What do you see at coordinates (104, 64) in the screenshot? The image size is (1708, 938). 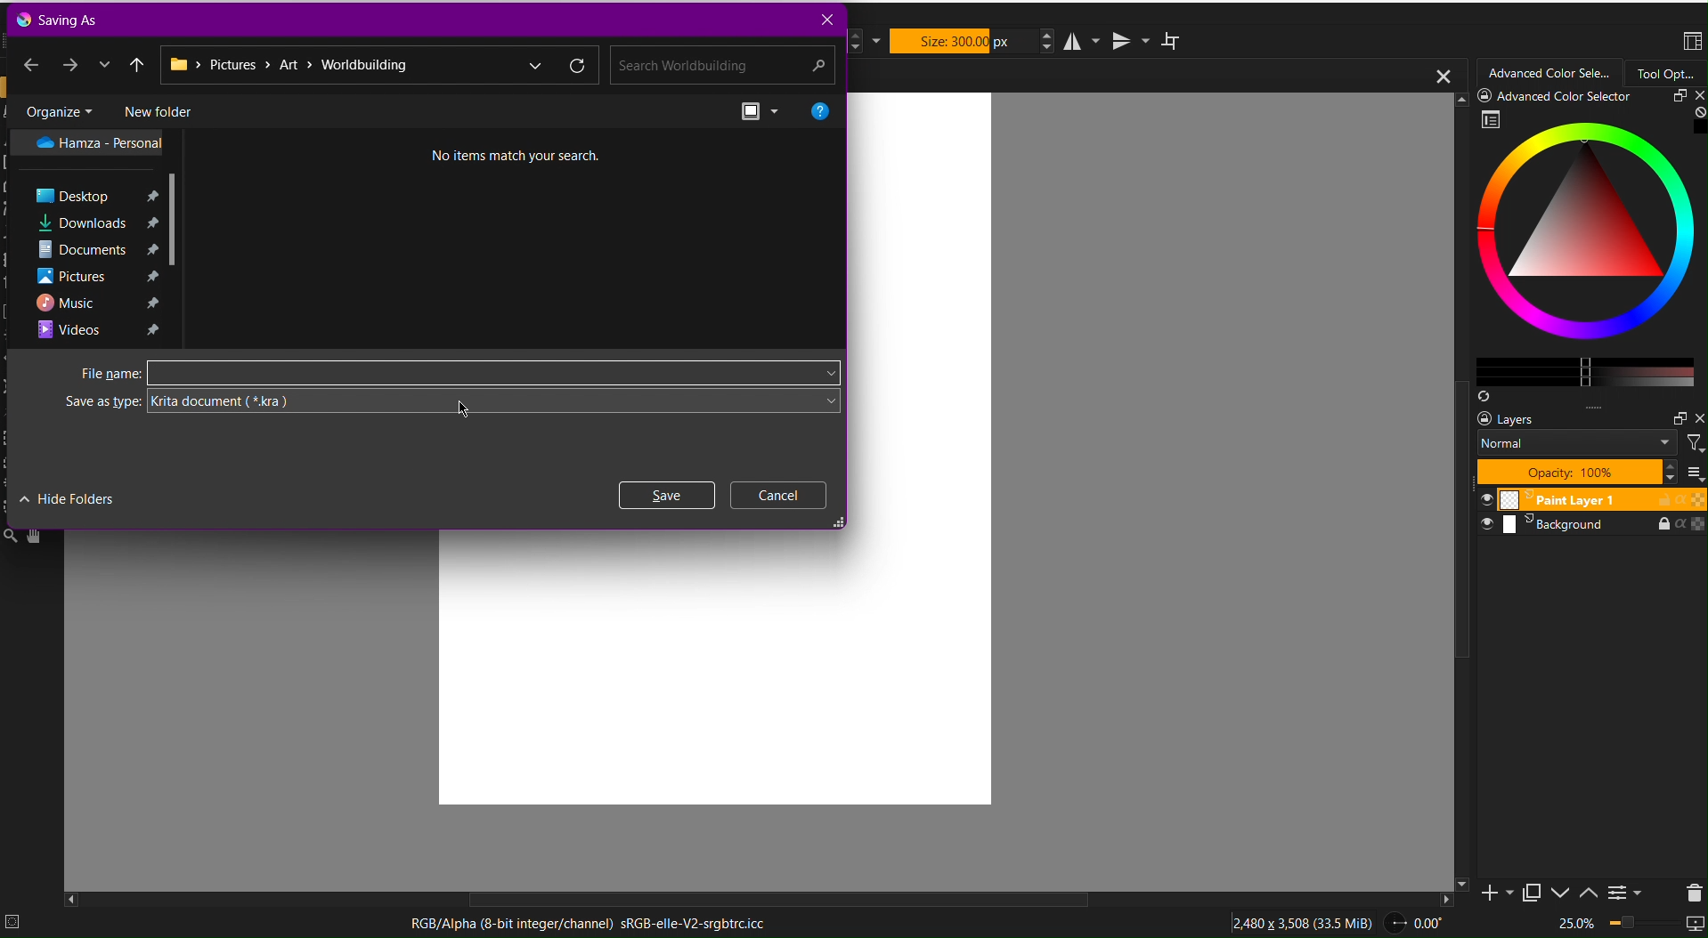 I see `Drop` at bounding box center [104, 64].